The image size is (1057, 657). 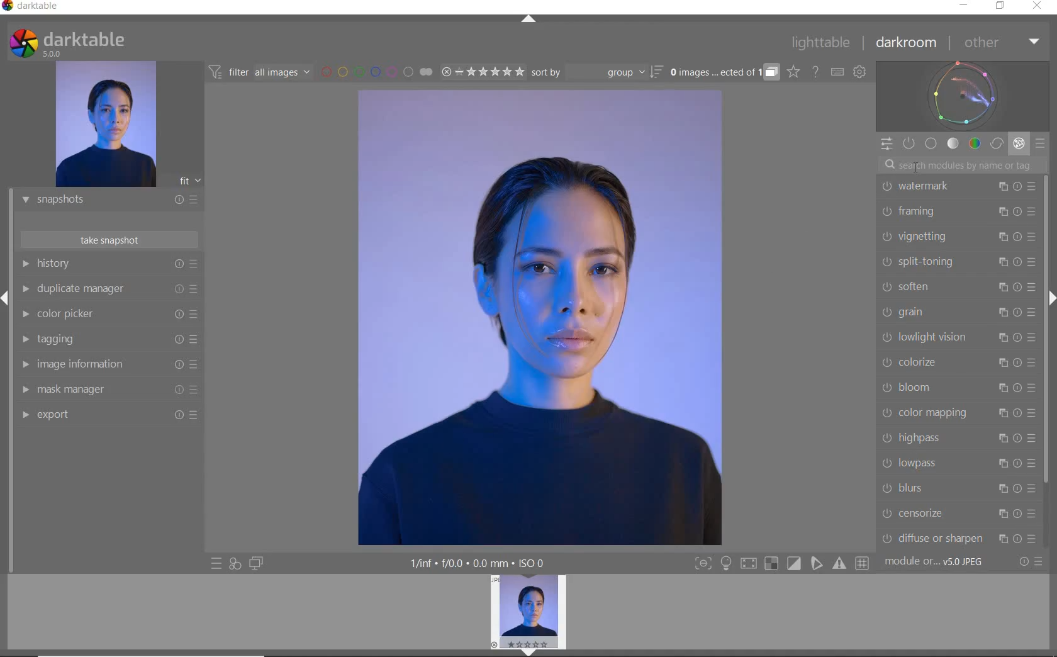 I want to click on Expand/Collapse, so click(x=1050, y=296).